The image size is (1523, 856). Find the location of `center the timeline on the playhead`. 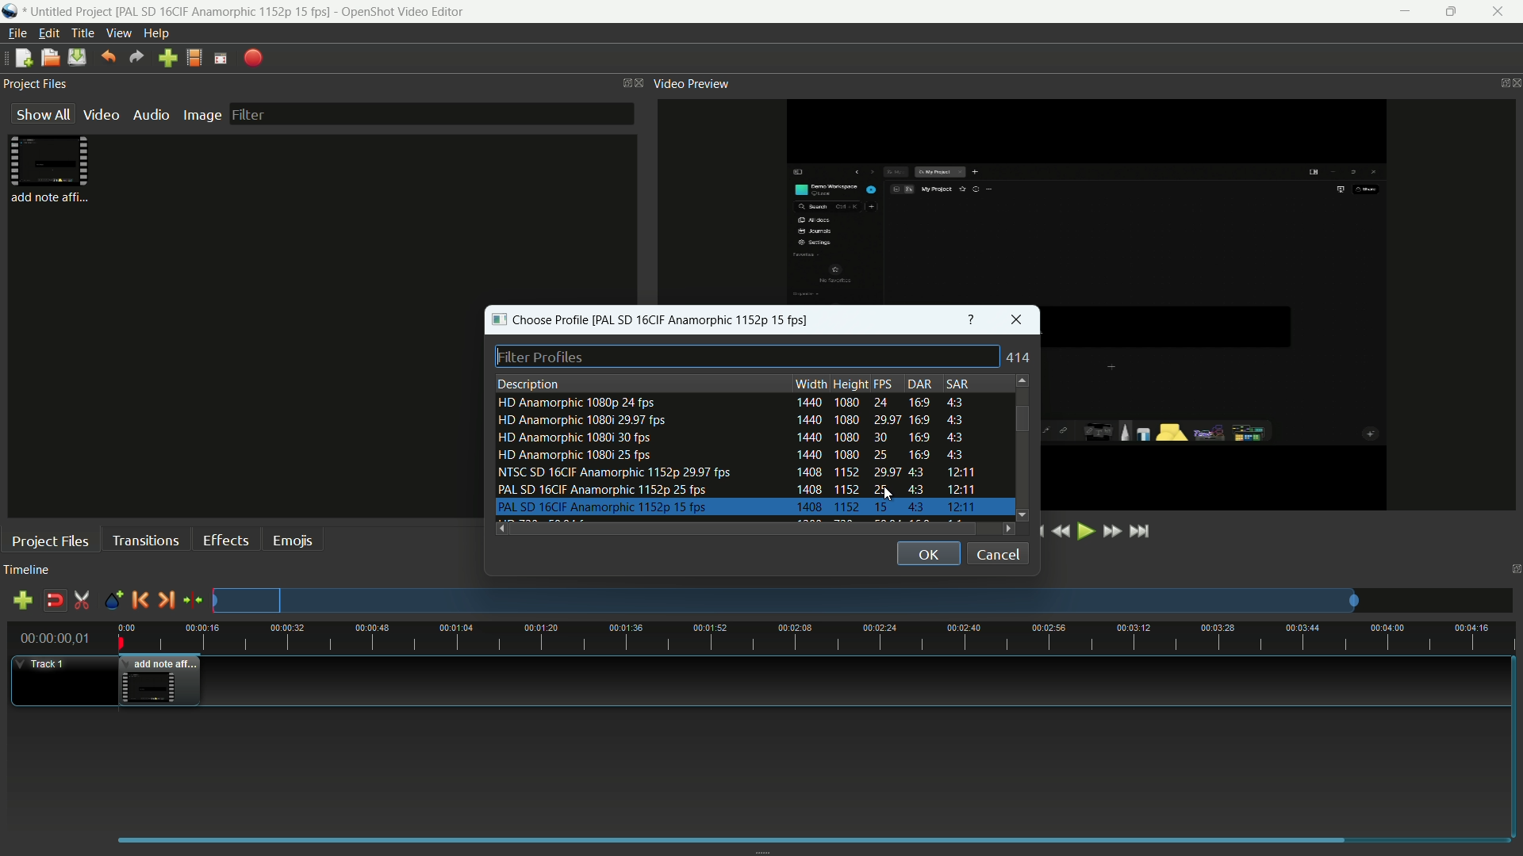

center the timeline on the playhead is located at coordinates (193, 601).